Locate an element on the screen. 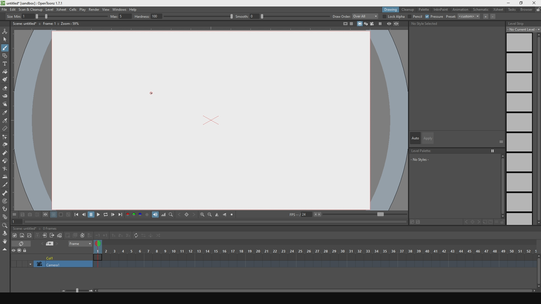 This screenshot has width=541, height=304. palette colors is located at coordinates (137, 216).